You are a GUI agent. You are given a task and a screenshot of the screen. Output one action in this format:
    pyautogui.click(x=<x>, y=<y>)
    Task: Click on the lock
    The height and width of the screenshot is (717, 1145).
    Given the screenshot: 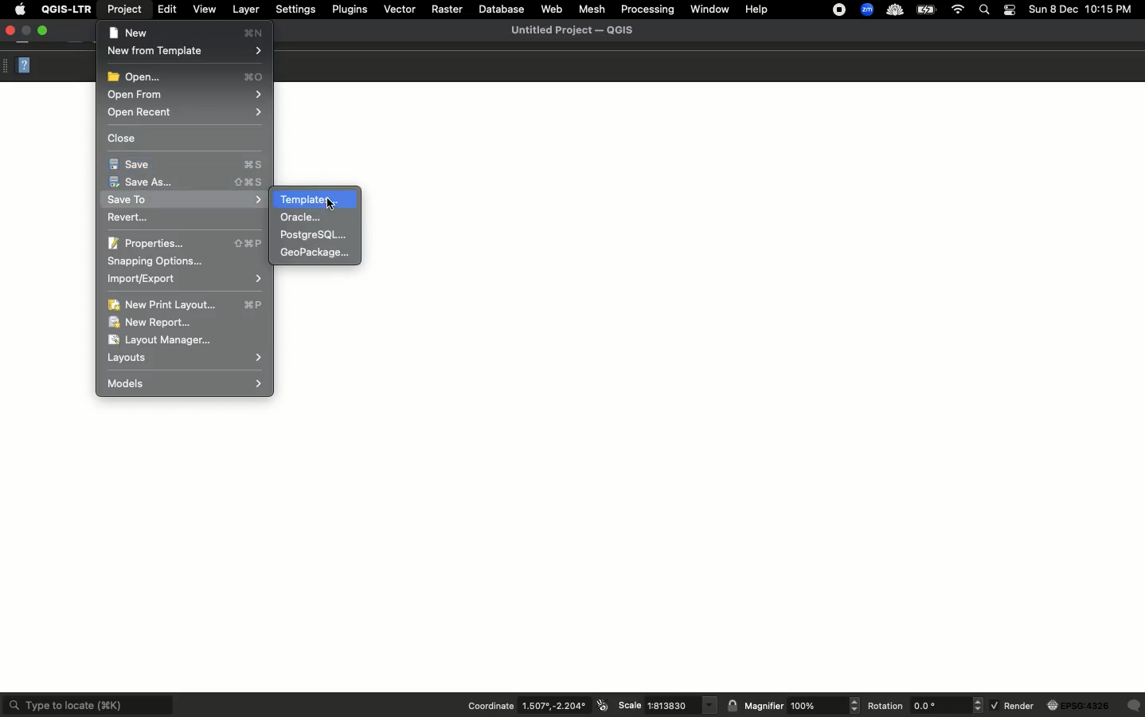 What is the action you would take?
    pyautogui.click(x=734, y=705)
    